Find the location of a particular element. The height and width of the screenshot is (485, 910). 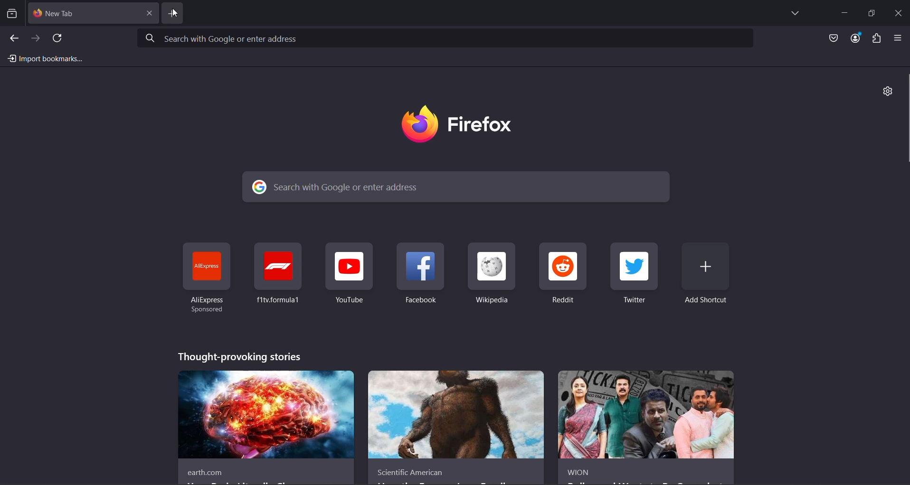

search   bar is located at coordinates (447, 39).